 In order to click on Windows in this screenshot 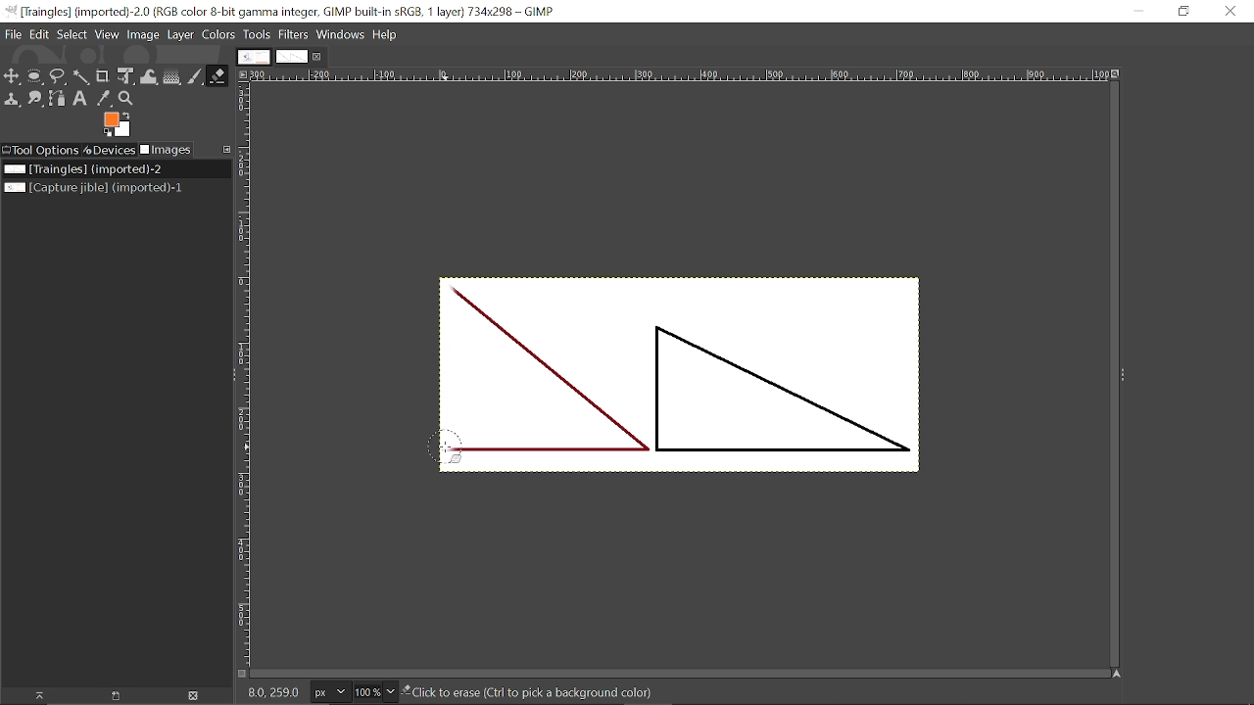, I will do `click(340, 34)`.